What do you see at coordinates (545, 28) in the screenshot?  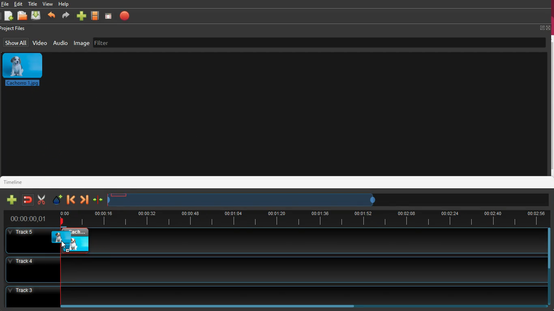 I see `full screen` at bounding box center [545, 28].